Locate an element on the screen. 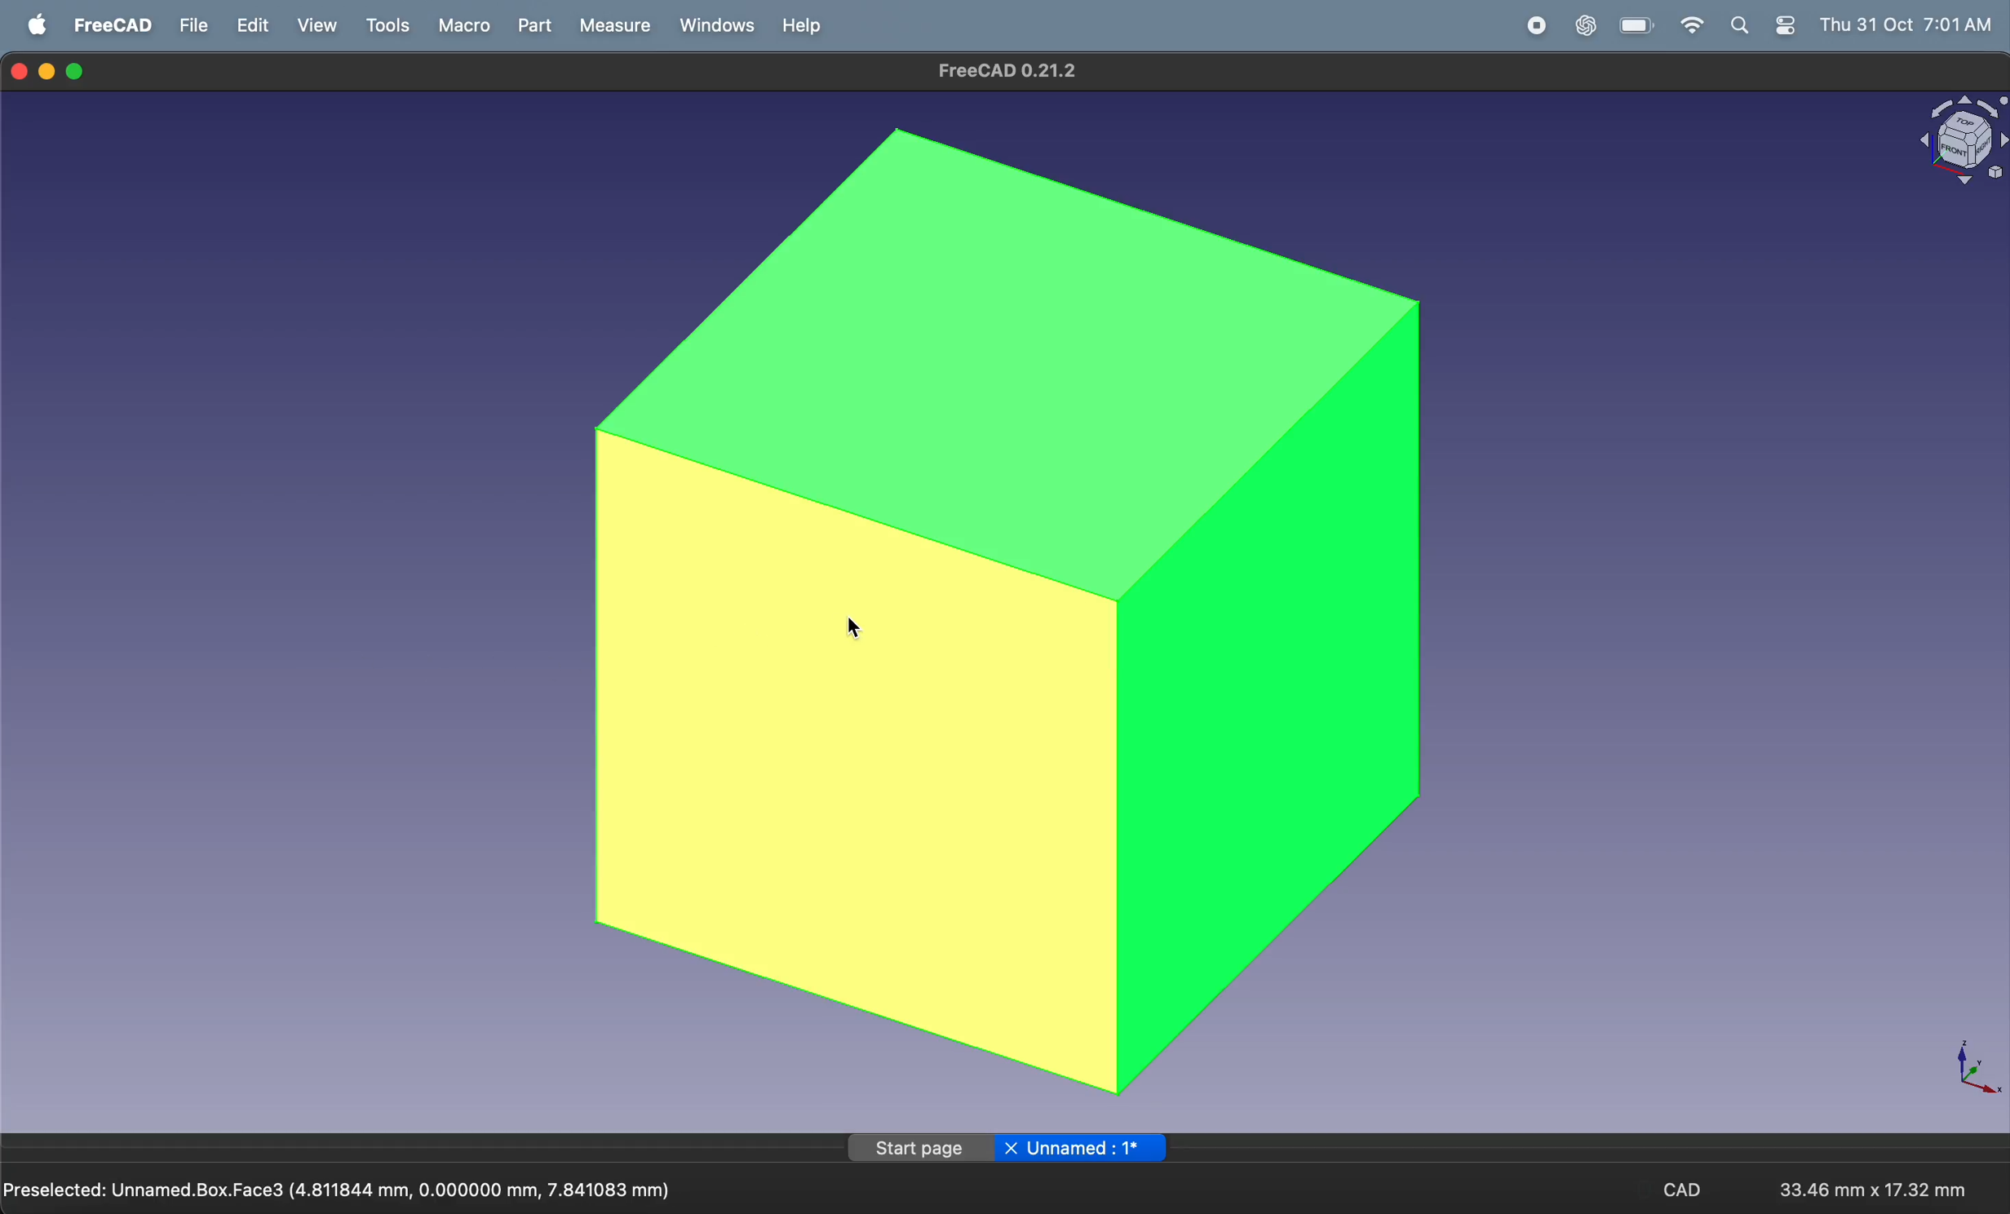 Image resolution: width=2010 pixels, height=1214 pixels. part is located at coordinates (538, 27).